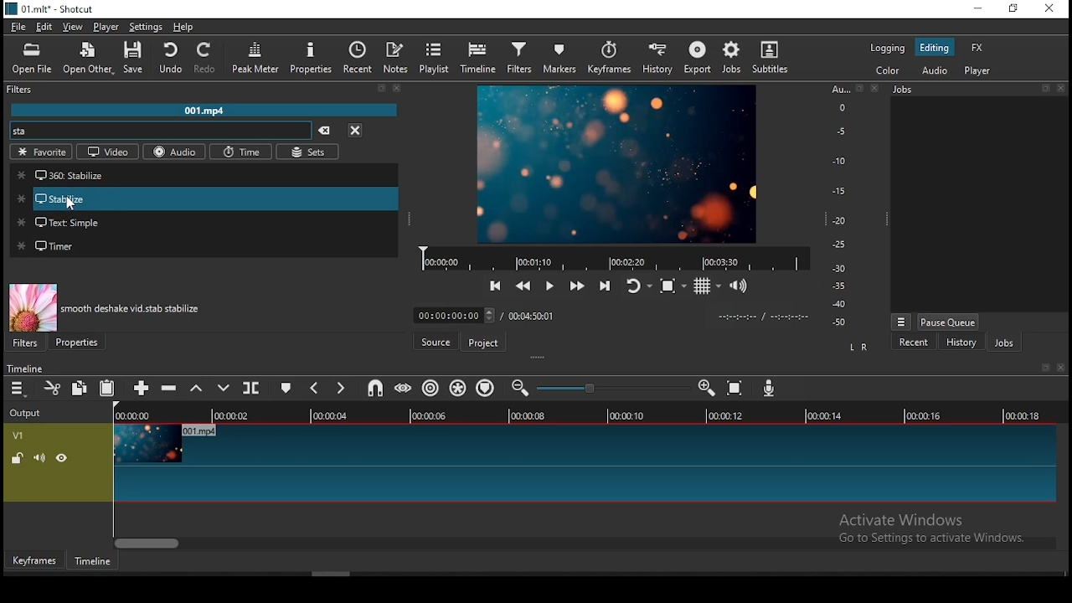 The image size is (1072, 603). Describe the element at coordinates (763, 318) in the screenshot. I see `timestamp` at that location.